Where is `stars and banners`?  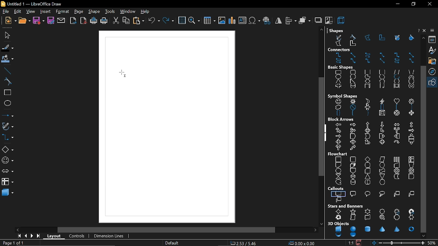 stars and banners is located at coordinates (346, 206).